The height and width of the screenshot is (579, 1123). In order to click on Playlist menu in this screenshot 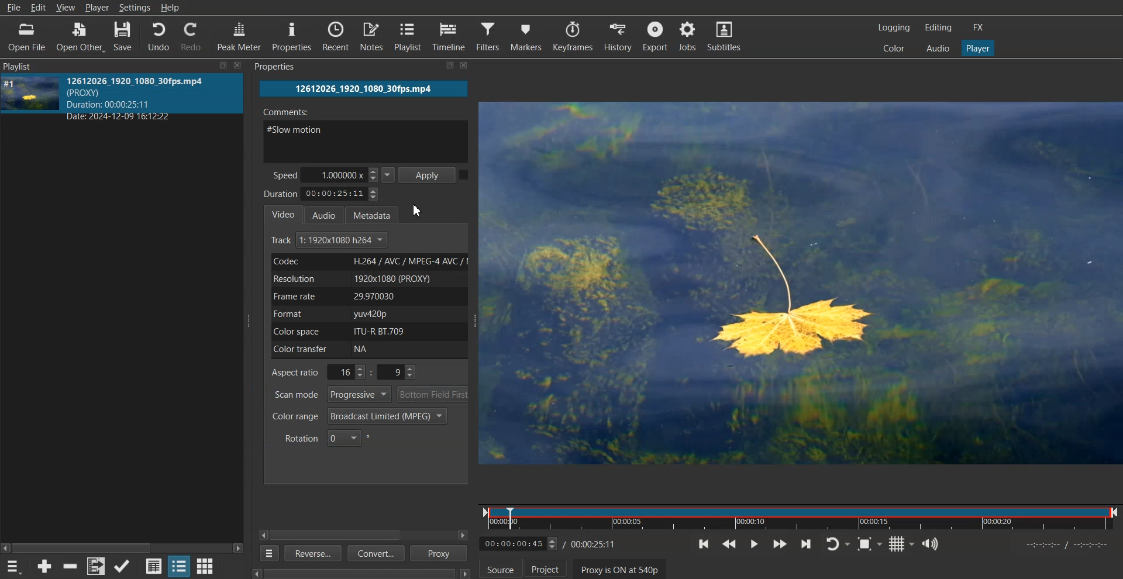, I will do `click(15, 566)`.